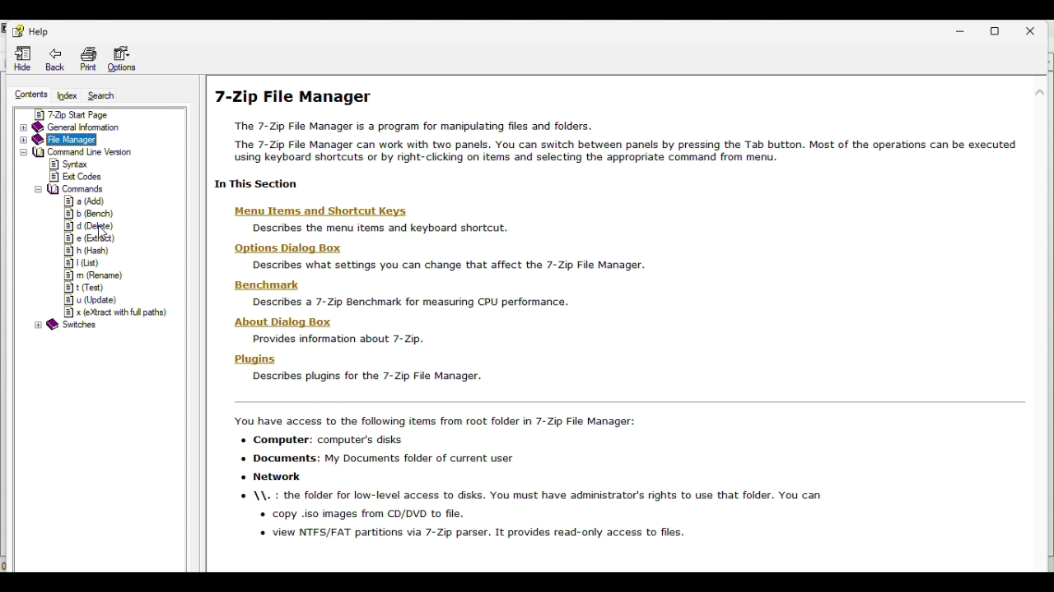  What do you see at coordinates (407, 303) in the screenshot?
I see `Describes a 7-Zip Benchmark for measuring CPU performance.` at bounding box center [407, 303].